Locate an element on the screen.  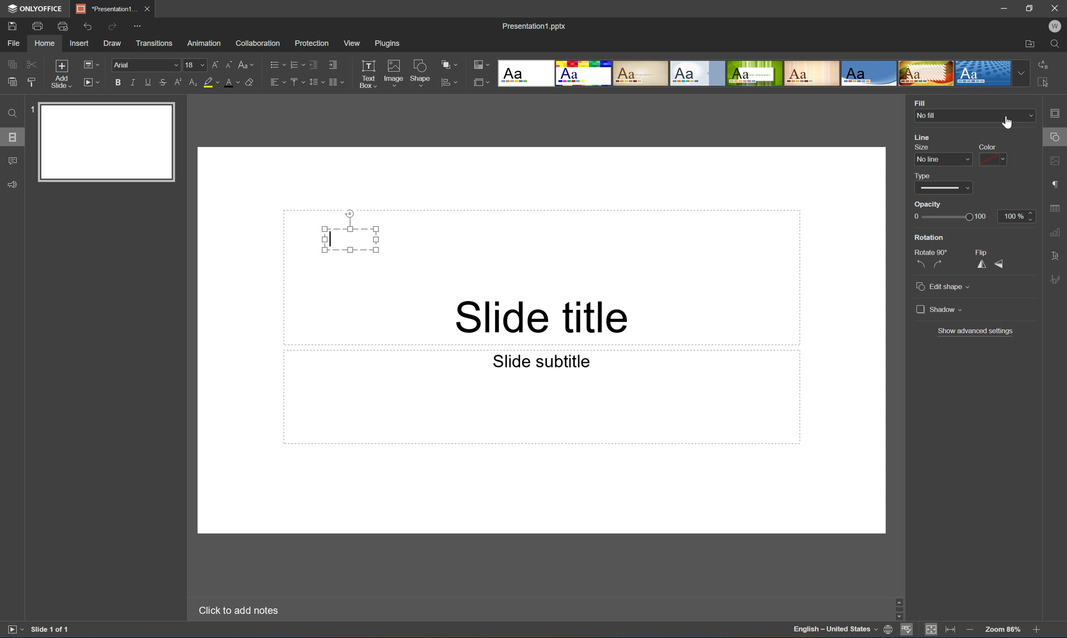
Vertical align is located at coordinates (296, 82).